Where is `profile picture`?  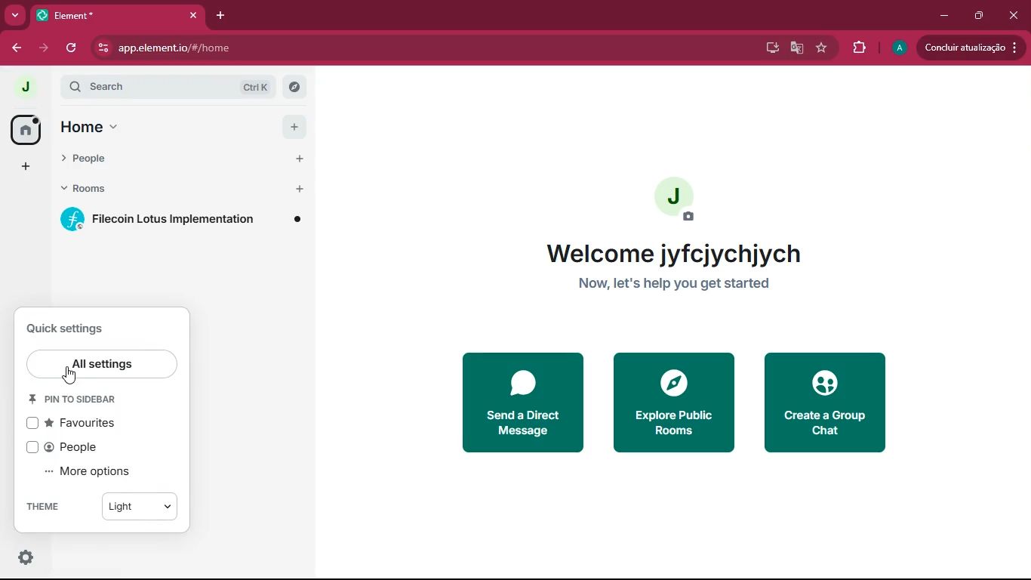
profile picture is located at coordinates (25, 87).